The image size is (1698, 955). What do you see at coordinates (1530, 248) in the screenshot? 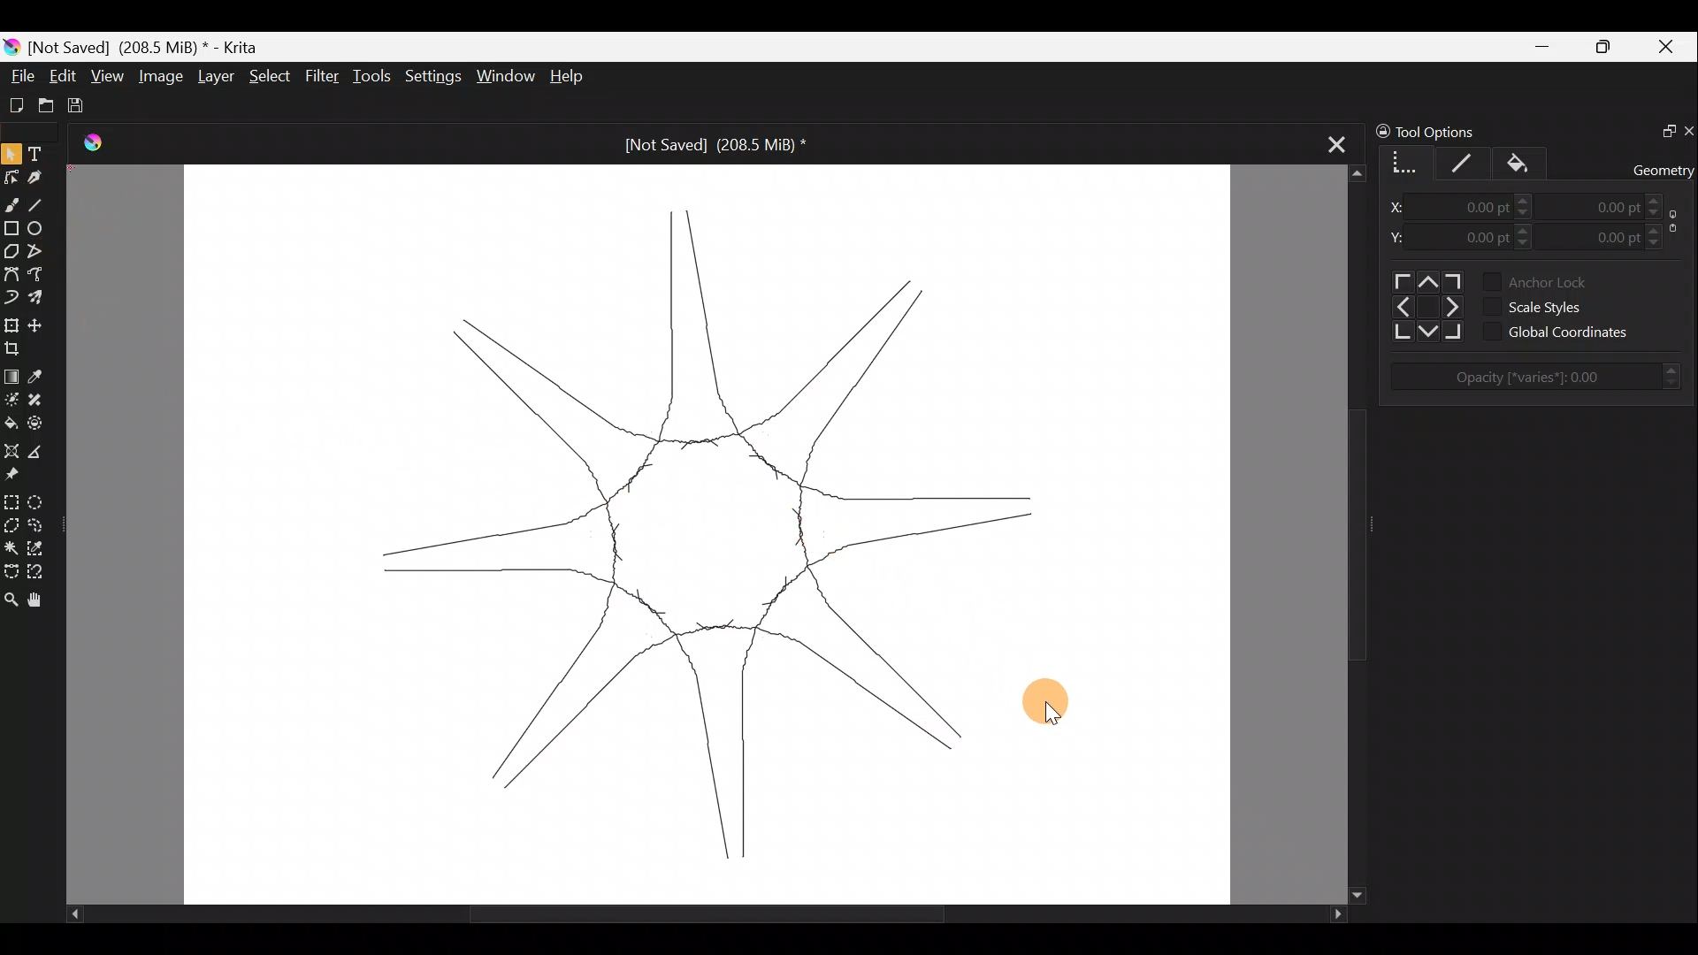
I see `Decrease` at bounding box center [1530, 248].